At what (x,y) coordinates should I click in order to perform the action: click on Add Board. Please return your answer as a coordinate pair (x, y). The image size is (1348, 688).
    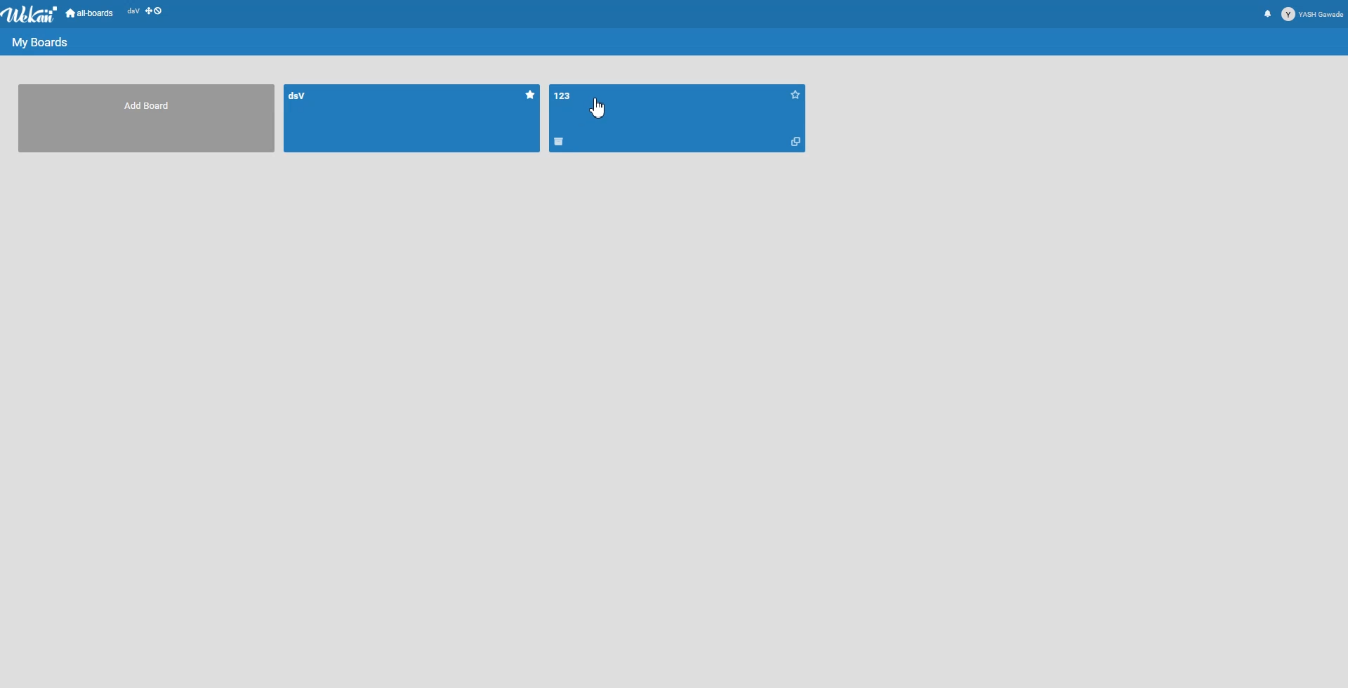
    Looking at the image, I should click on (146, 118).